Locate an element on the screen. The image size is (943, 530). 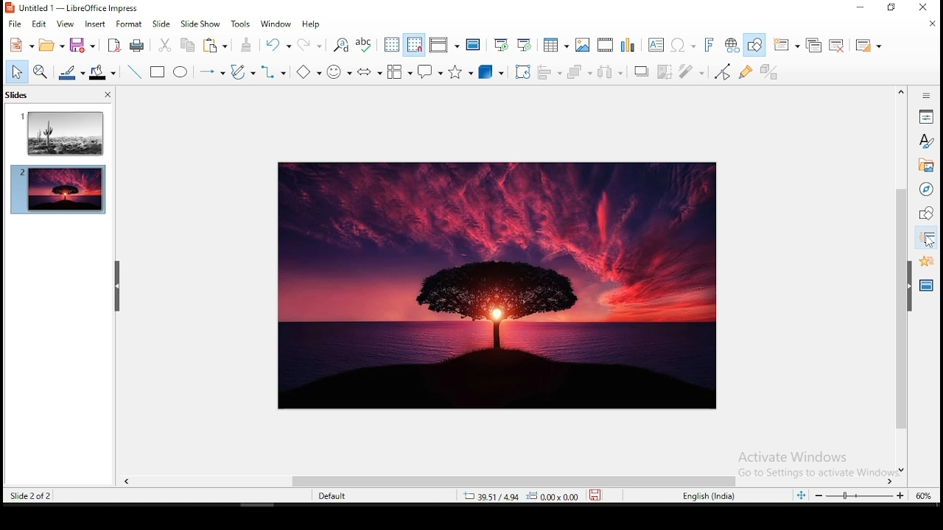
scroll bar is located at coordinates (503, 481).